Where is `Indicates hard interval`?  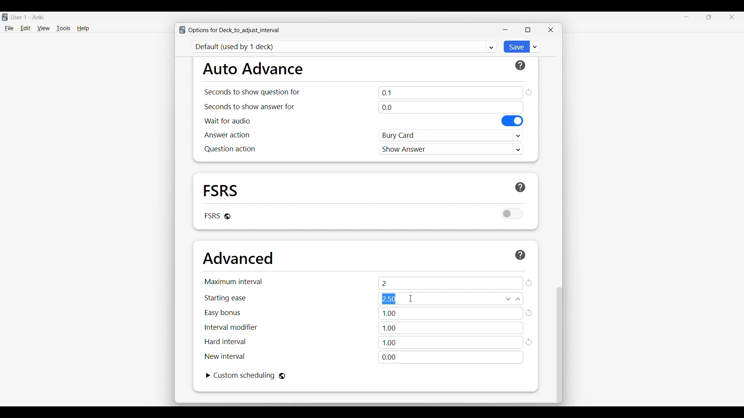 Indicates hard interval is located at coordinates (226, 342).